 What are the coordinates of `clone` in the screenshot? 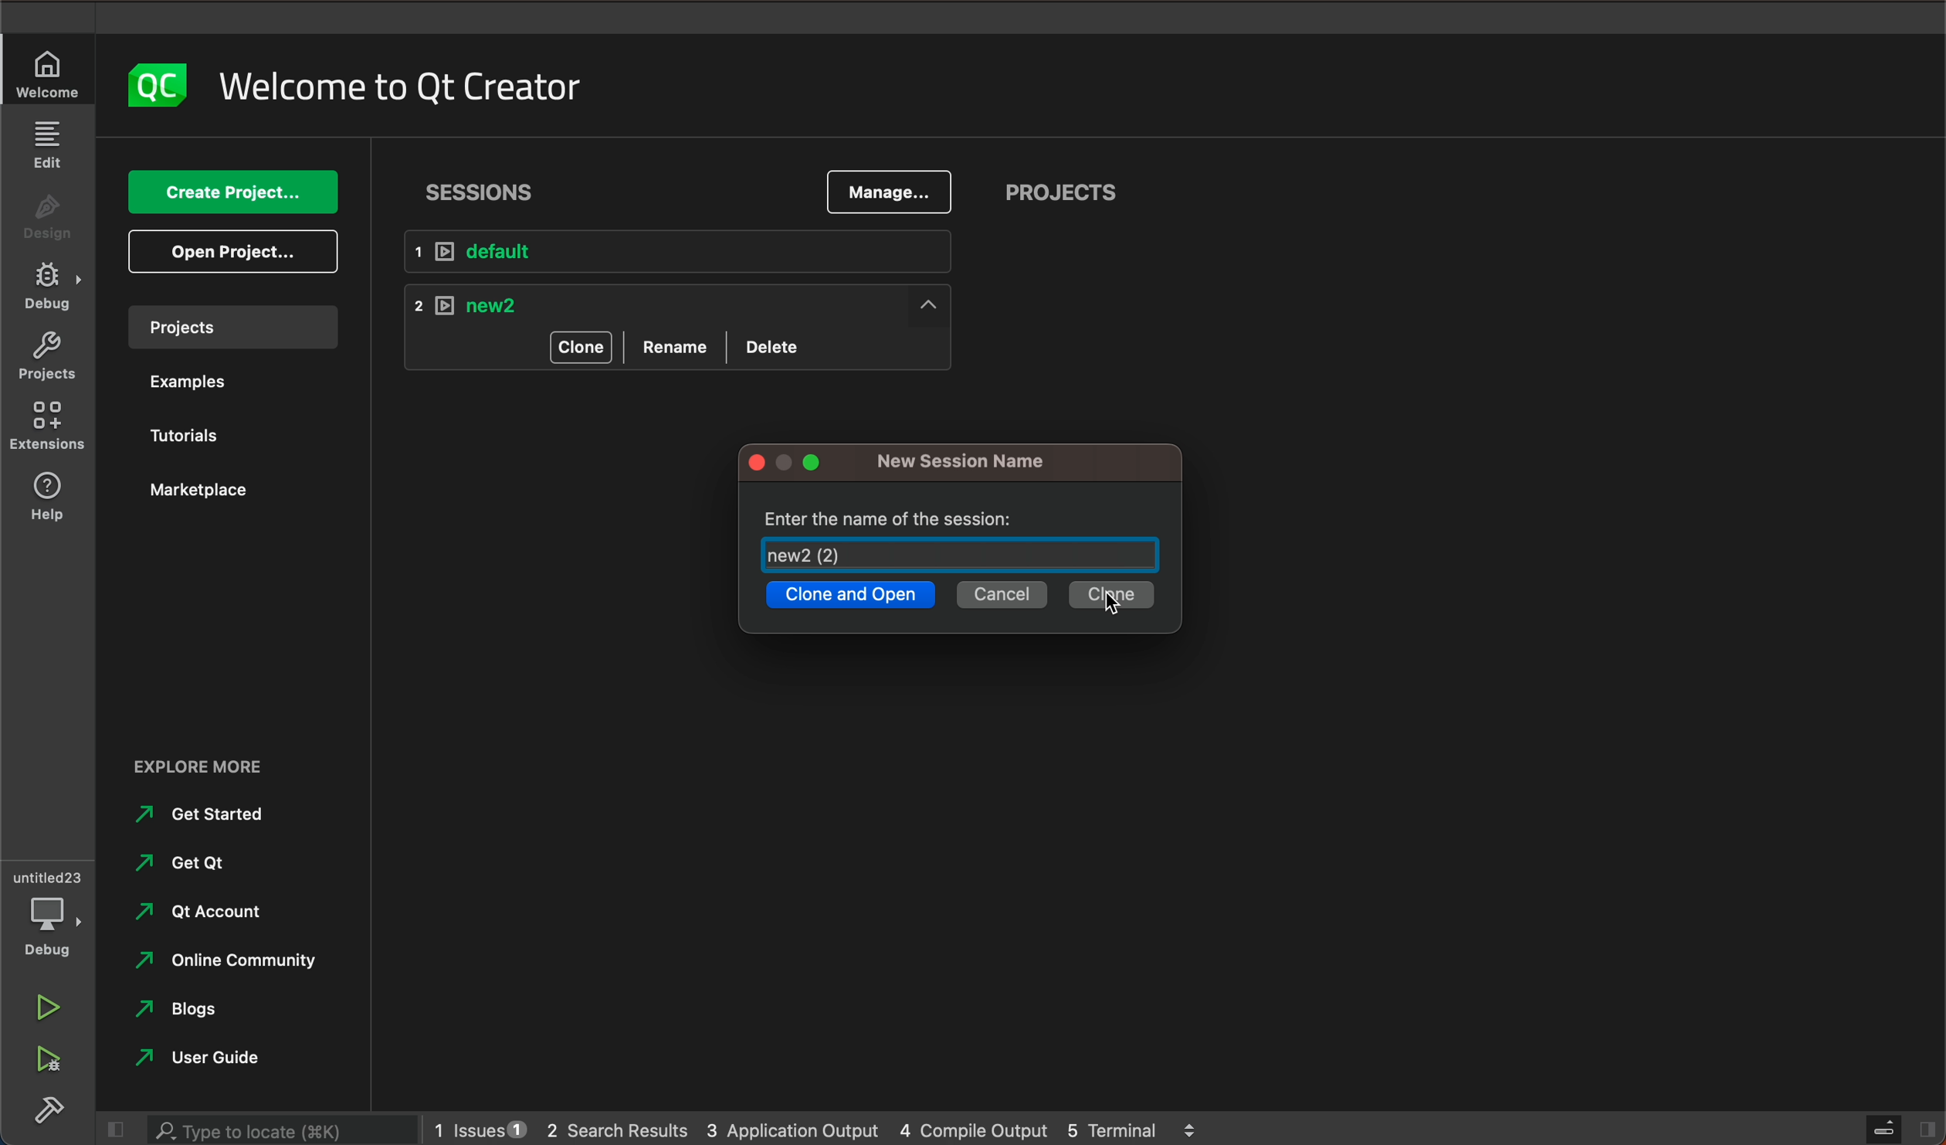 It's located at (1114, 596).